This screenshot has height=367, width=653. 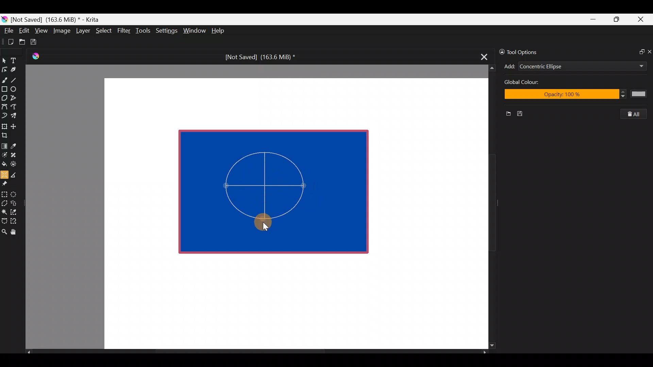 I want to click on Pan tool, so click(x=16, y=232).